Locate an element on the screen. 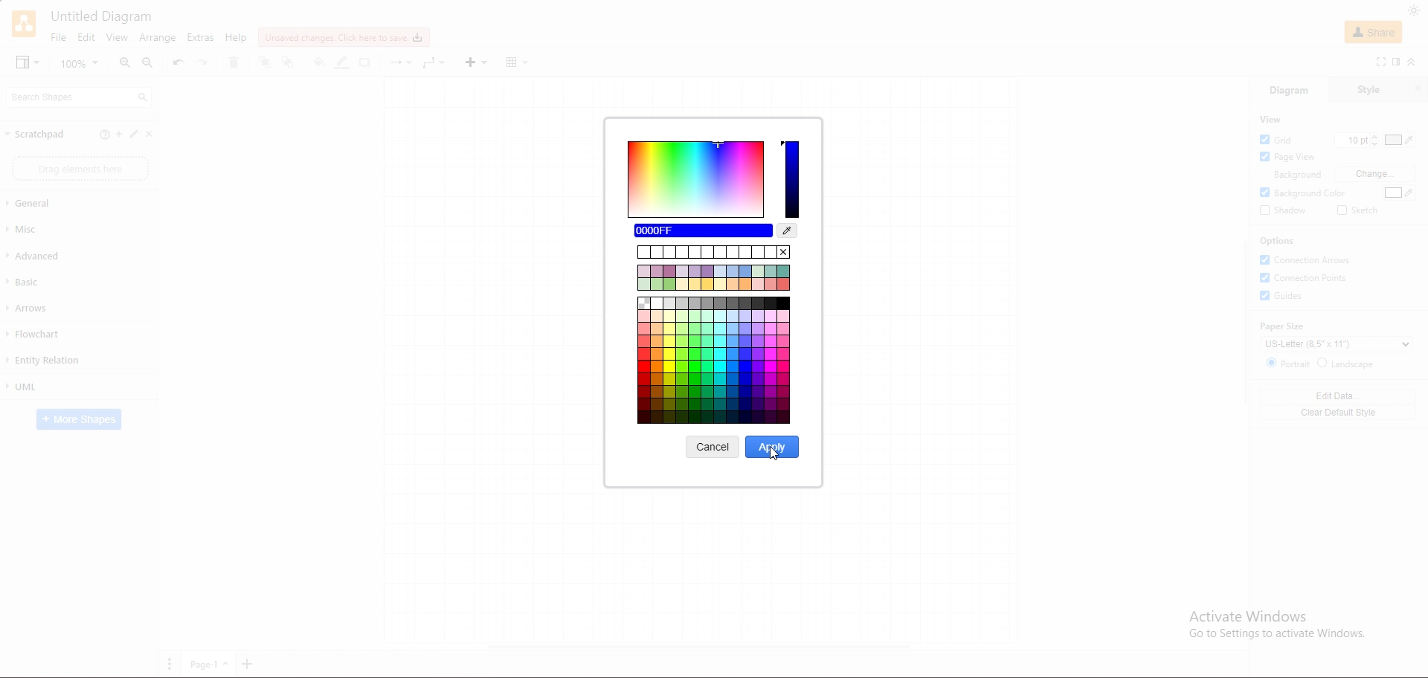 The image size is (1428, 678). waterdrop is located at coordinates (787, 231).